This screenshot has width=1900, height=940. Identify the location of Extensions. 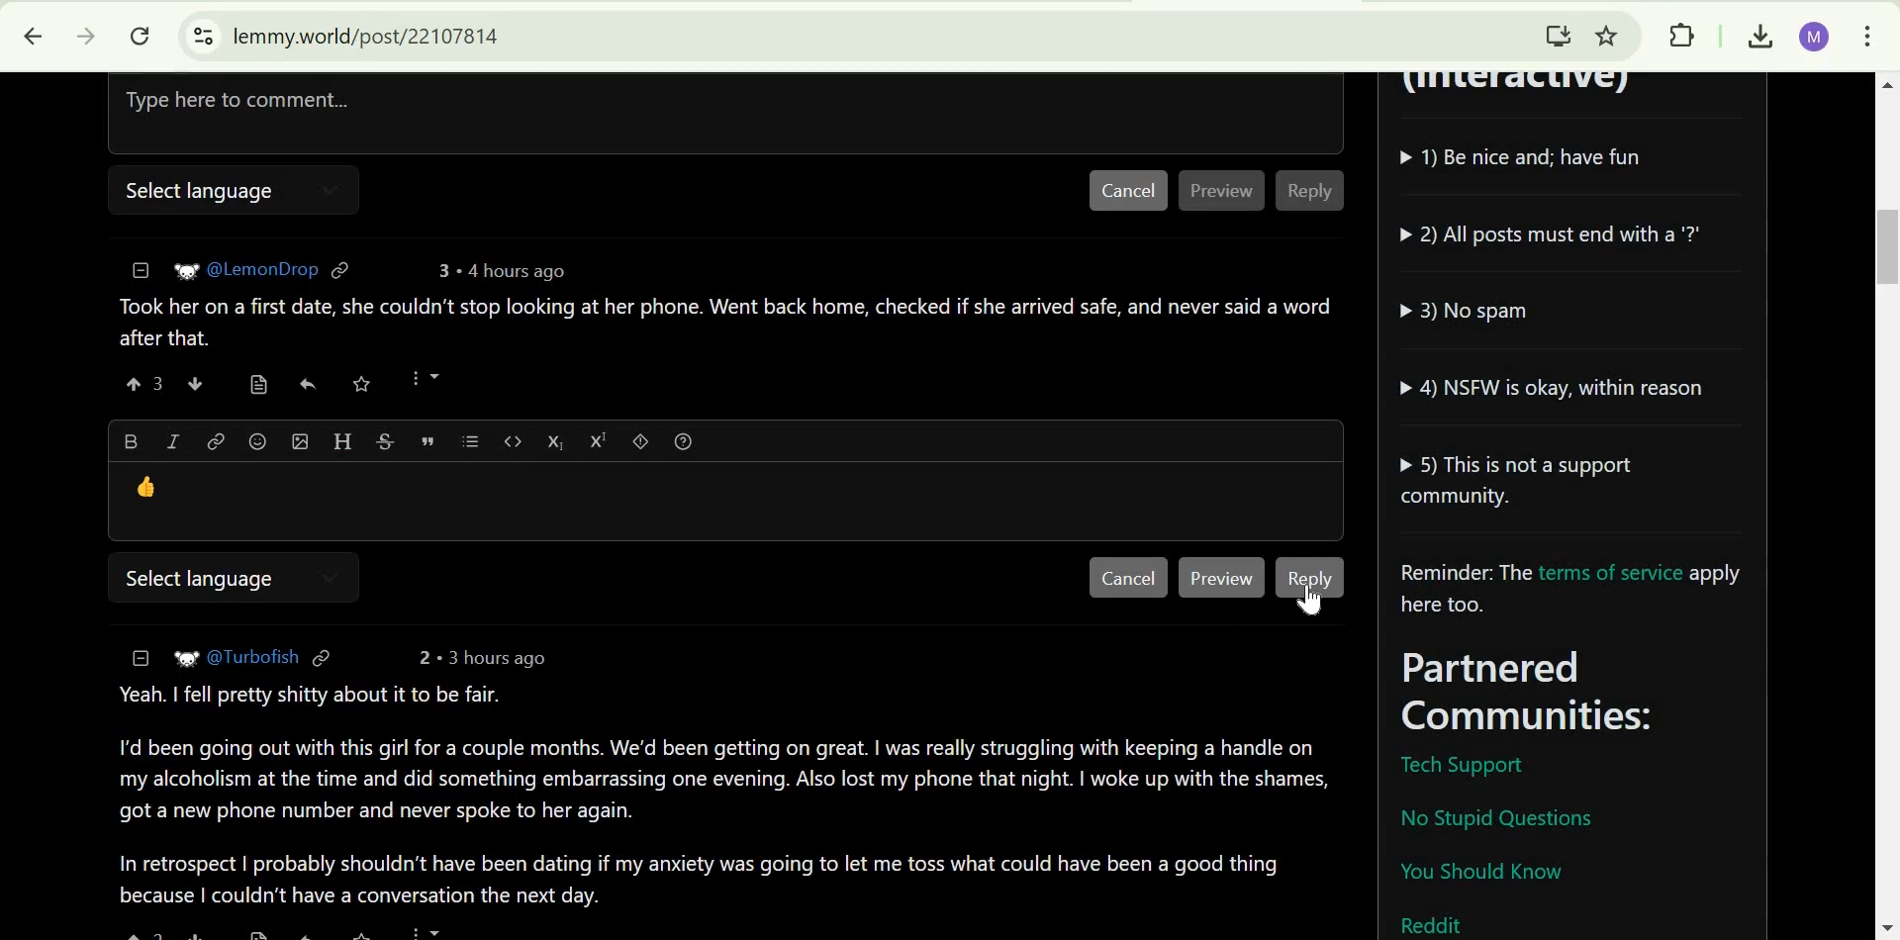
(1681, 35).